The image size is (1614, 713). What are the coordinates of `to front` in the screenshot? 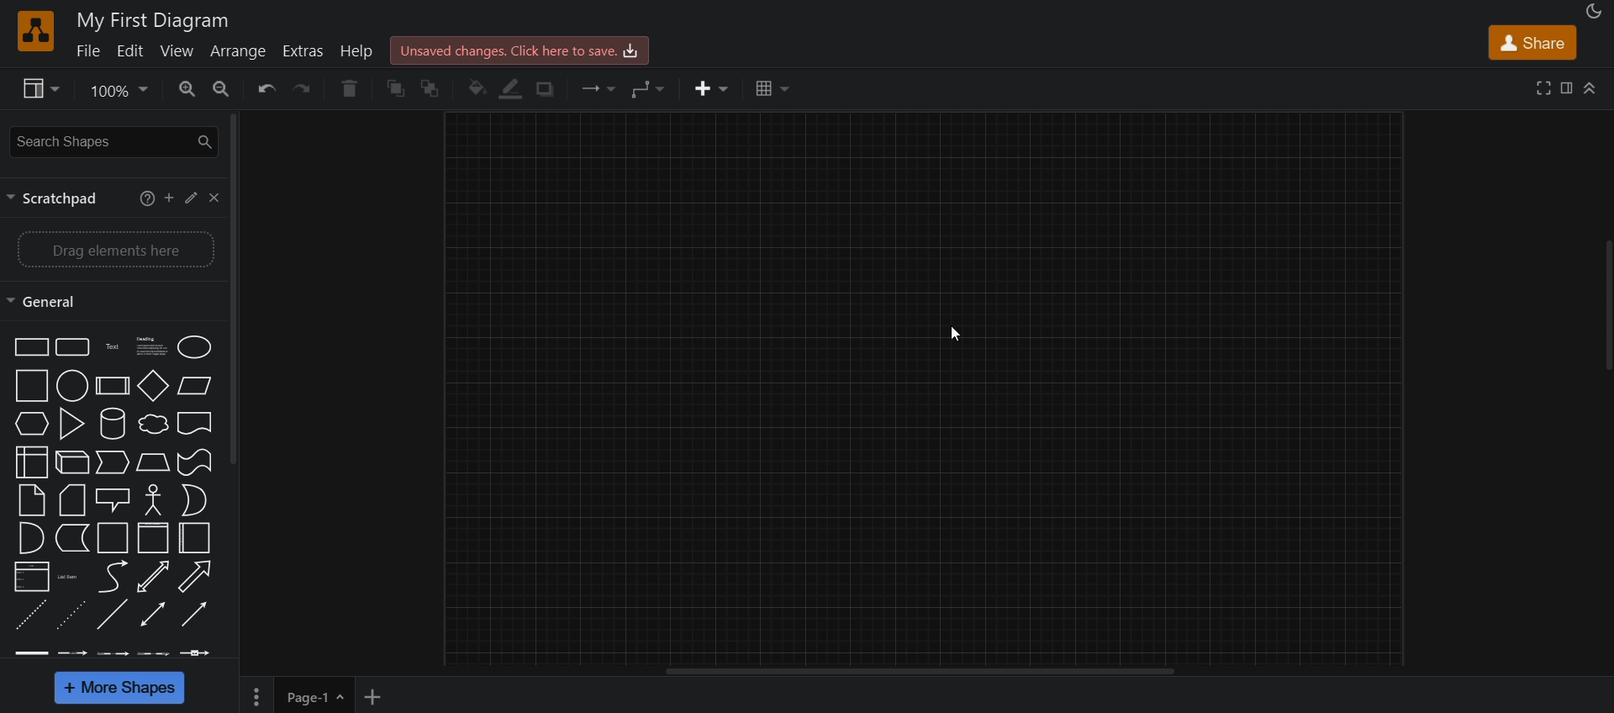 It's located at (398, 87).